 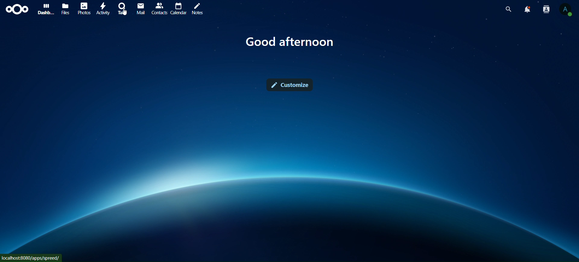 I want to click on notes, so click(x=197, y=9).